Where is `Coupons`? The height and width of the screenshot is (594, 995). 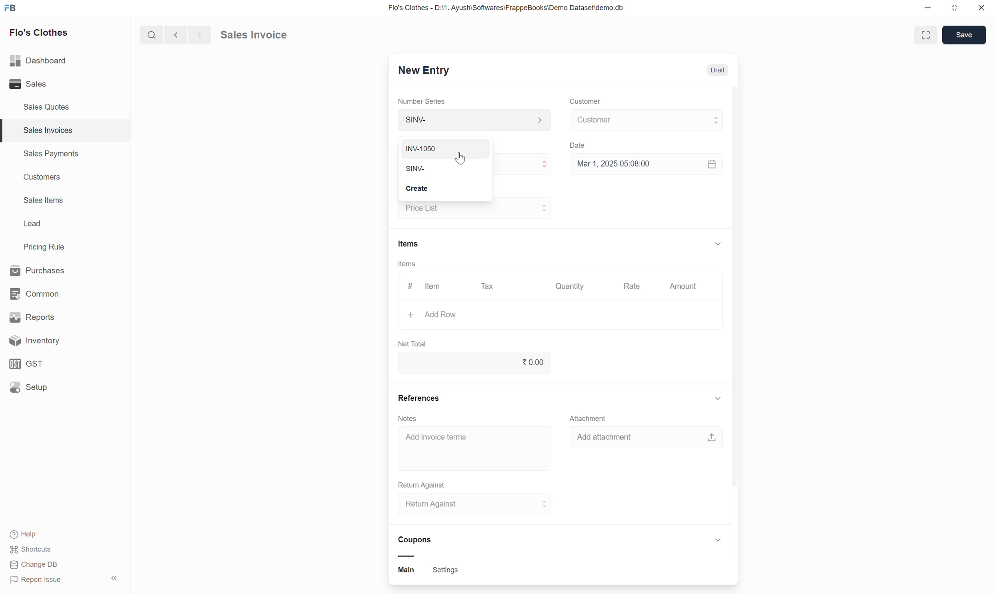
Coupons is located at coordinates (419, 546).